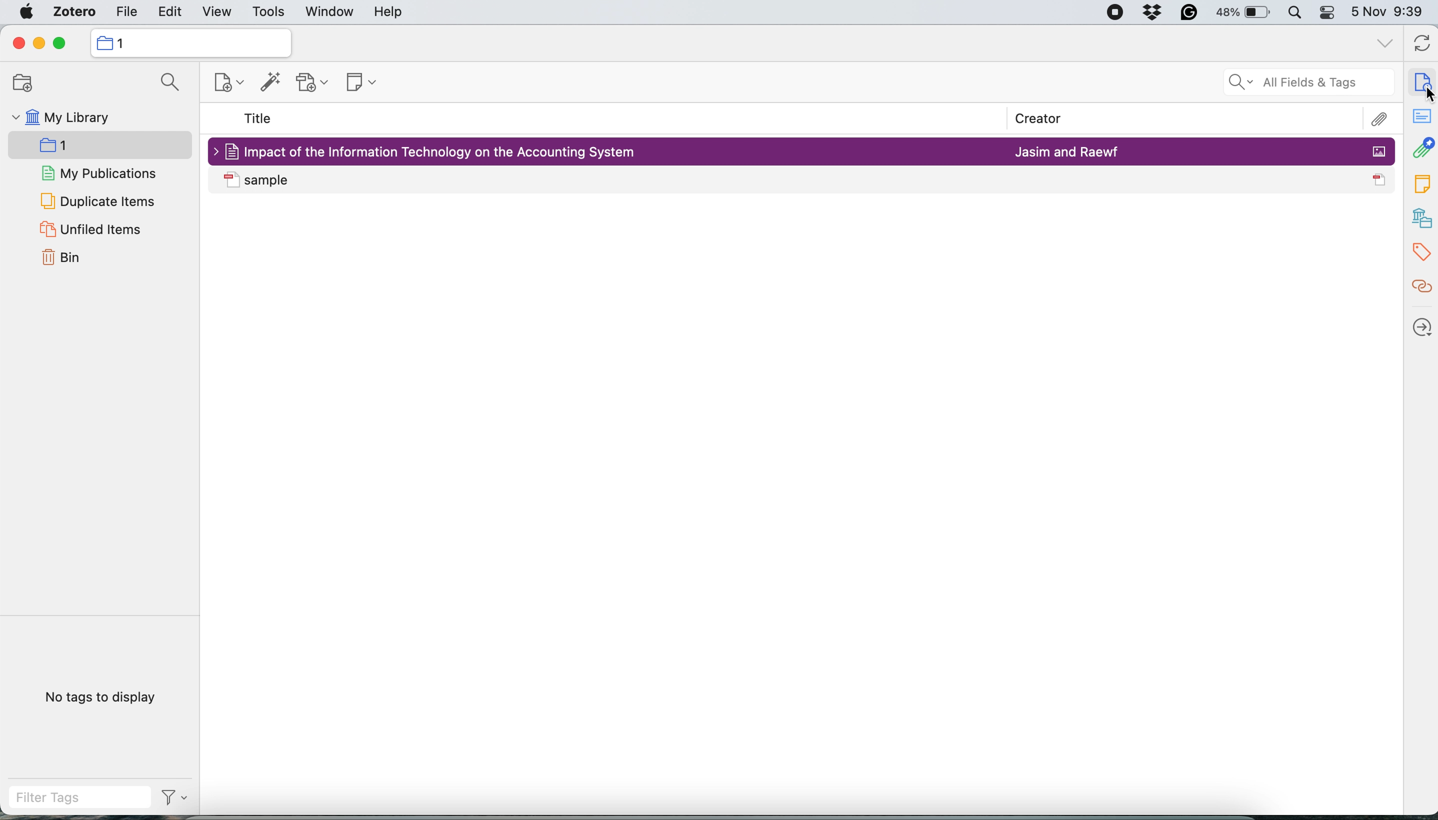 This screenshot has width=1438, height=820. Describe the element at coordinates (73, 118) in the screenshot. I see `my library` at that location.